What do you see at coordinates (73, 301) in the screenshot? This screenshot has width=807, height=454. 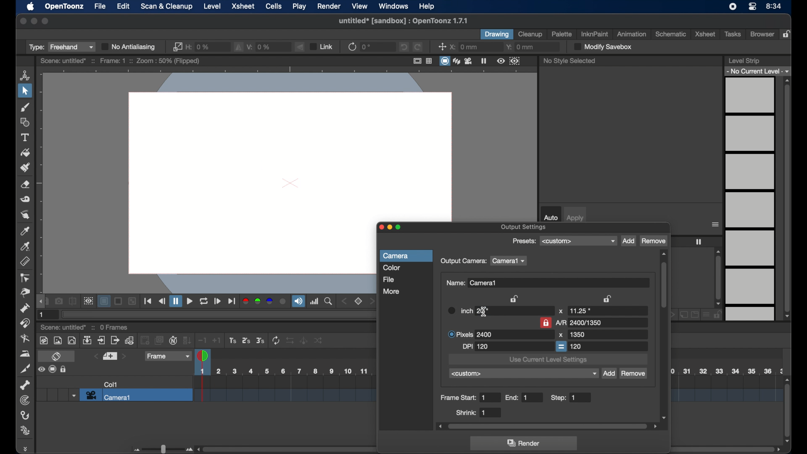 I see `compare to  snapshot` at bounding box center [73, 301].